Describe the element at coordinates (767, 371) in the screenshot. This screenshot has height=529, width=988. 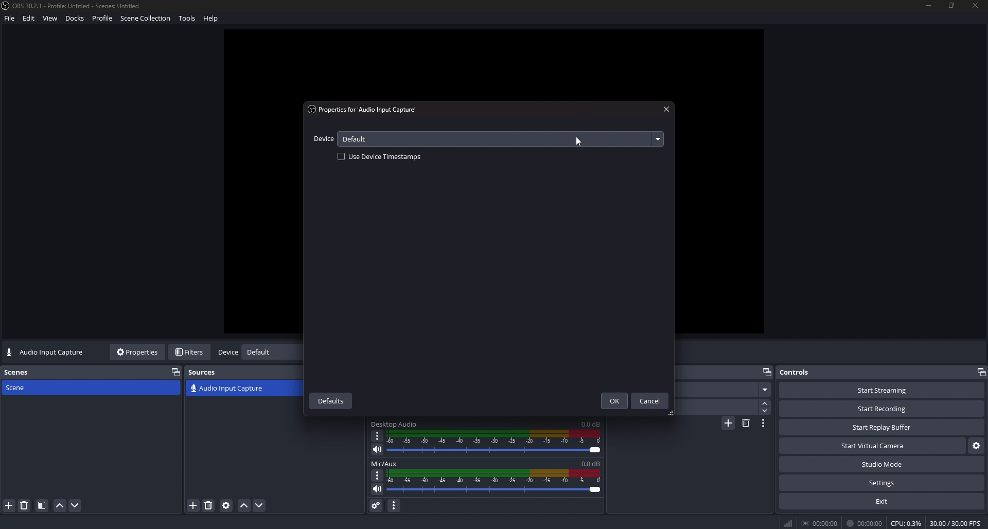
I see `pop out` at that location.